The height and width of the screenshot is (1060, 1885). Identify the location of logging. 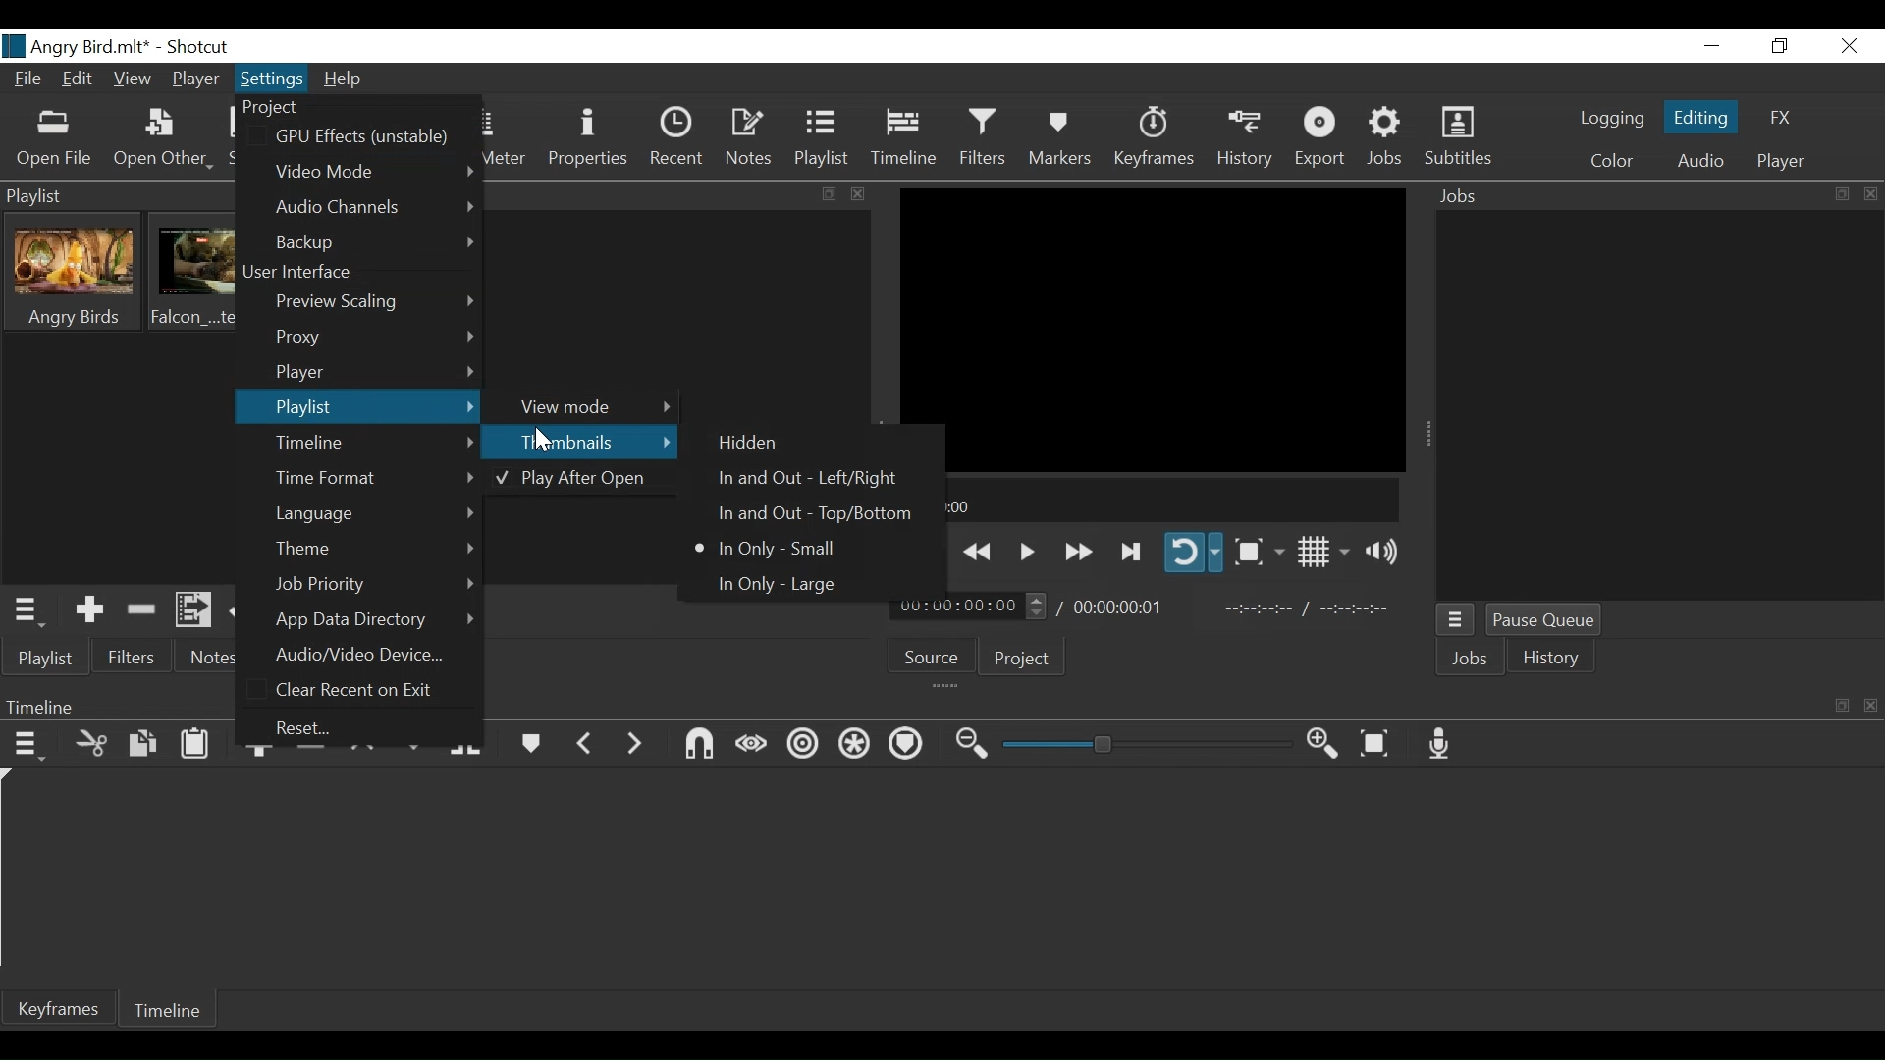
(1609, 118).